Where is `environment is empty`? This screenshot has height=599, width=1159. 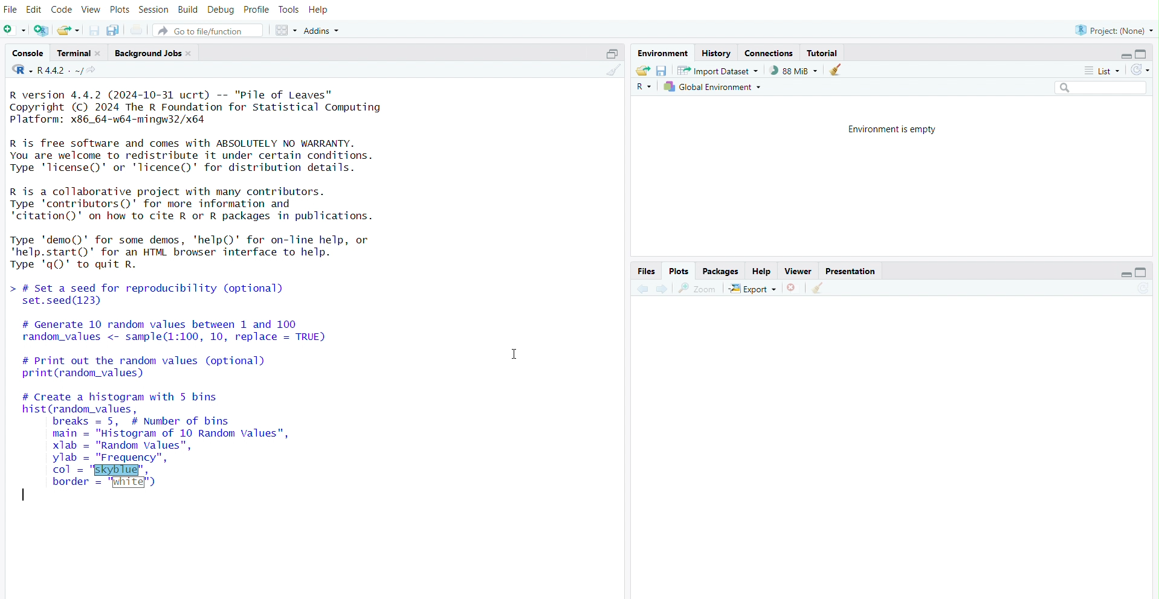 environment is empty is located at coordinates (888, 129).